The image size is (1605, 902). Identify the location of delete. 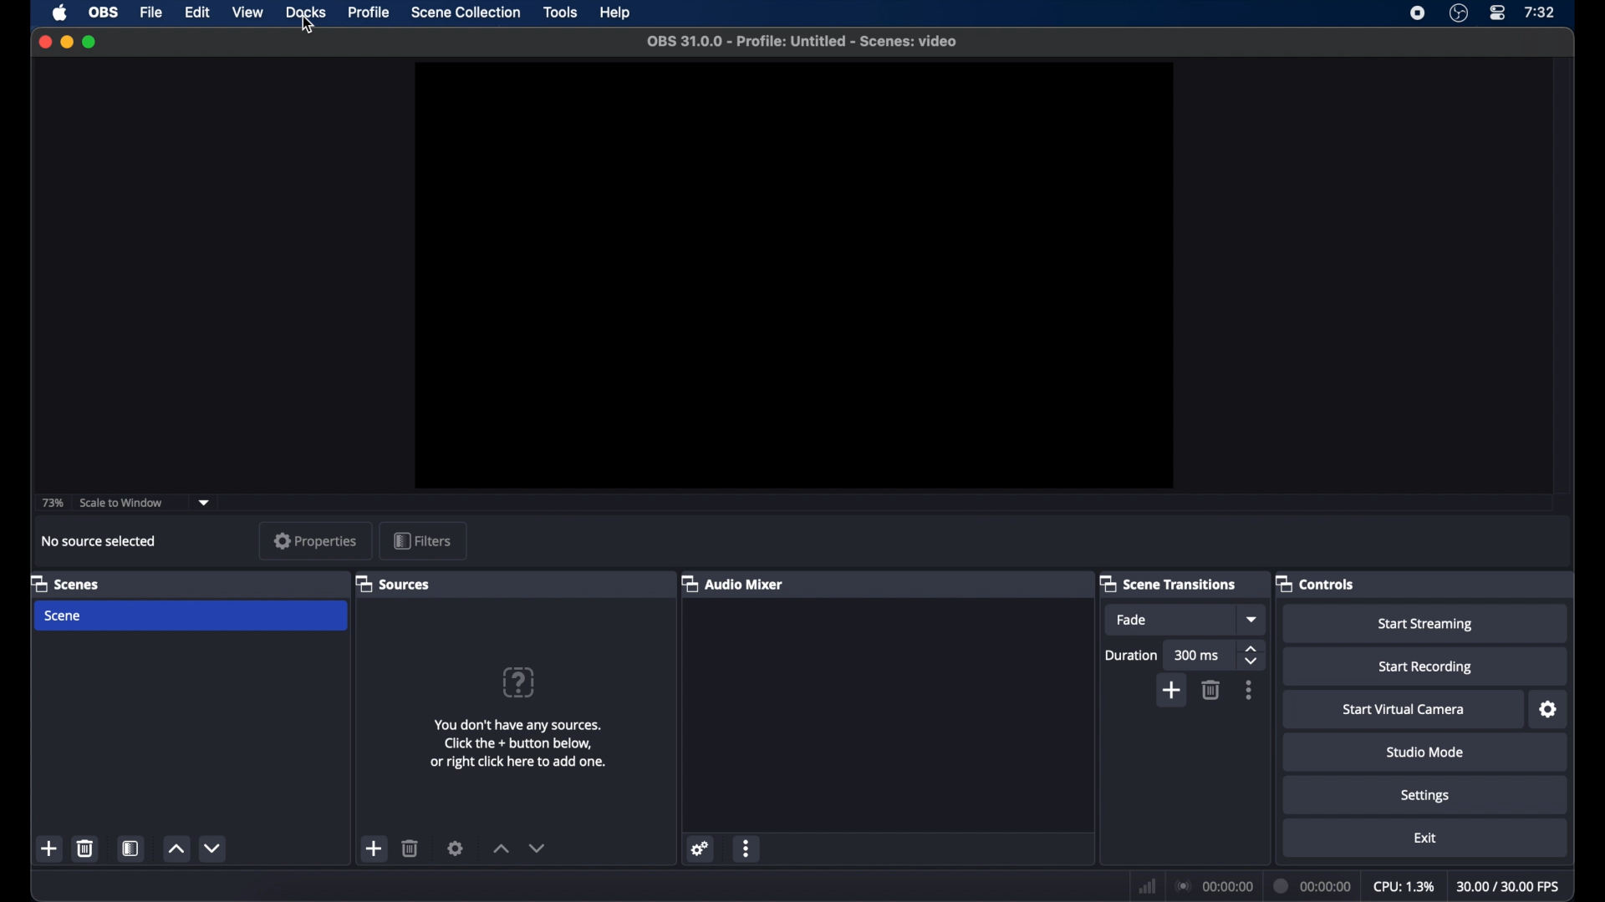
(86, 848).